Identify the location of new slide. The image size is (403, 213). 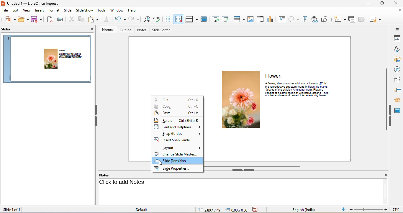
(339, 19).